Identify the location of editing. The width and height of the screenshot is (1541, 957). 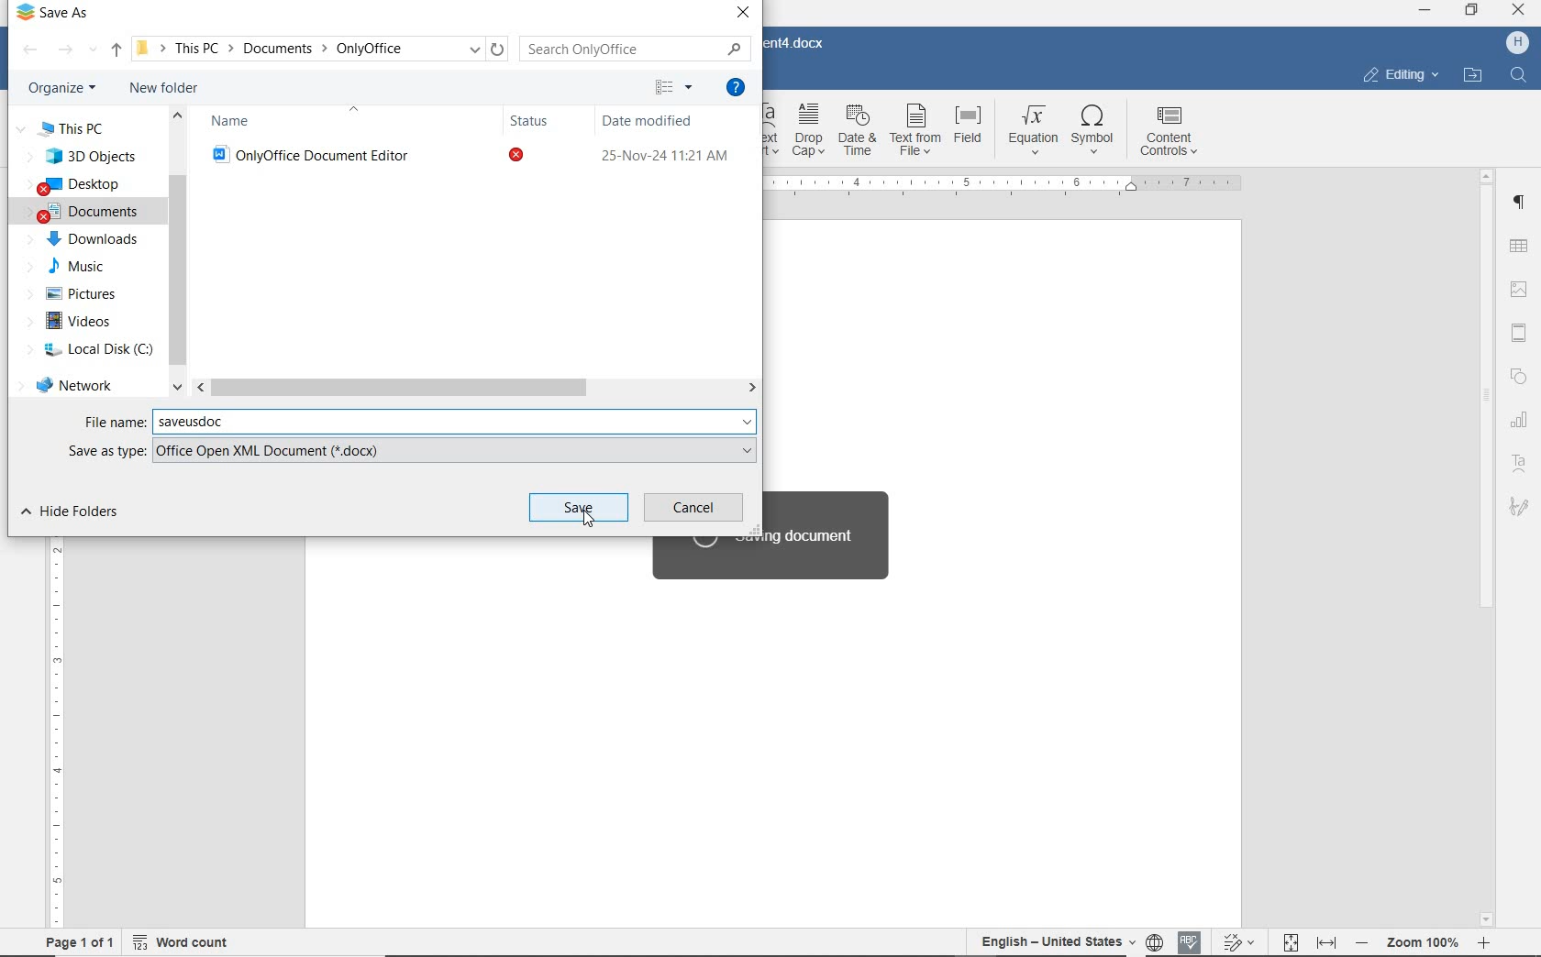
(1402, 74).